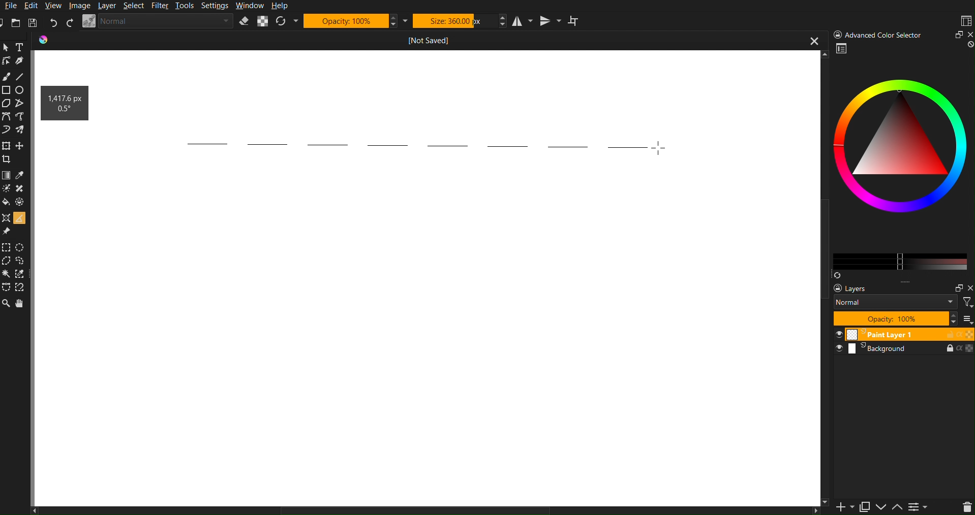  I want to click on Magnet Marquee, so click(21, 288).